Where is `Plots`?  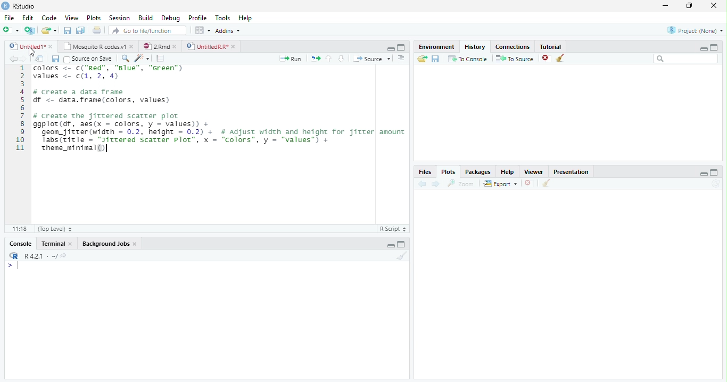
Plots is located at coordinates (448, 172).